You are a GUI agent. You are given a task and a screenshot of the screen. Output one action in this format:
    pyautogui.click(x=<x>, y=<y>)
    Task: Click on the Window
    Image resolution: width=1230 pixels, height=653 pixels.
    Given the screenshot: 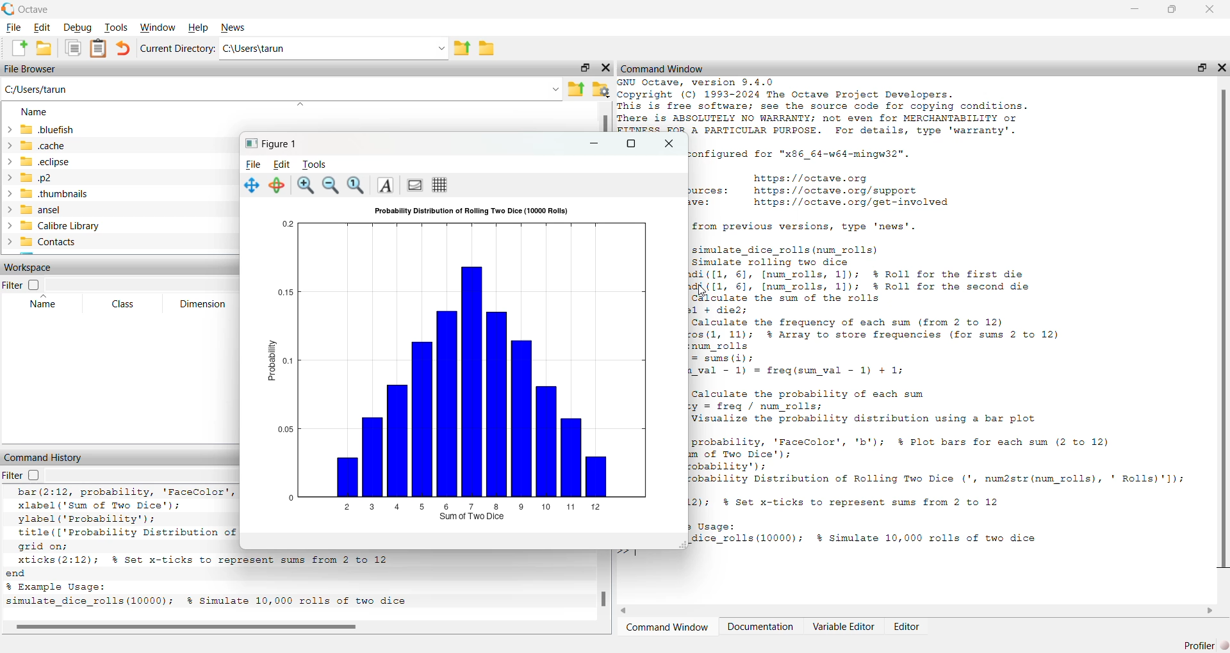 What is the action you would take?
    pyautogui.click(x=157, y=26)
    